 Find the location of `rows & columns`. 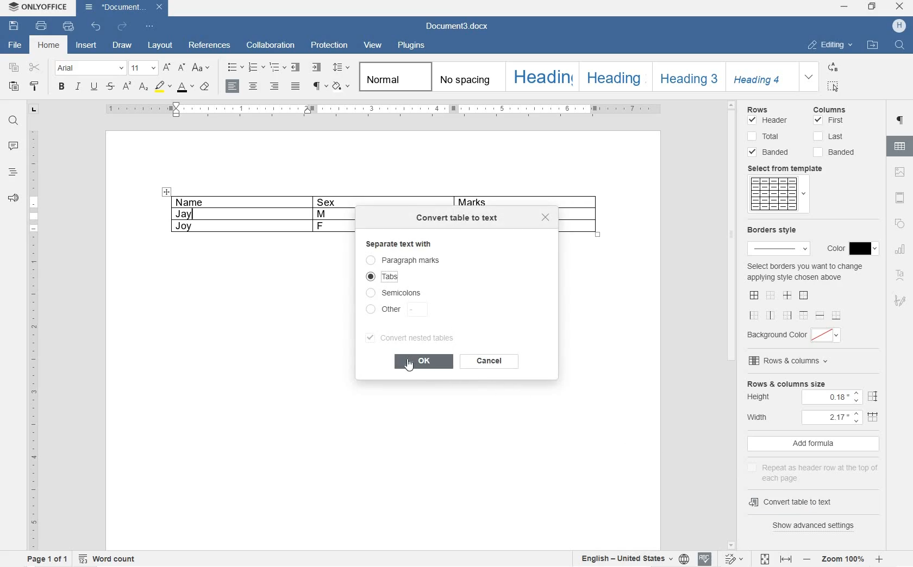

rows & columns is located at coordinates (790, 361).